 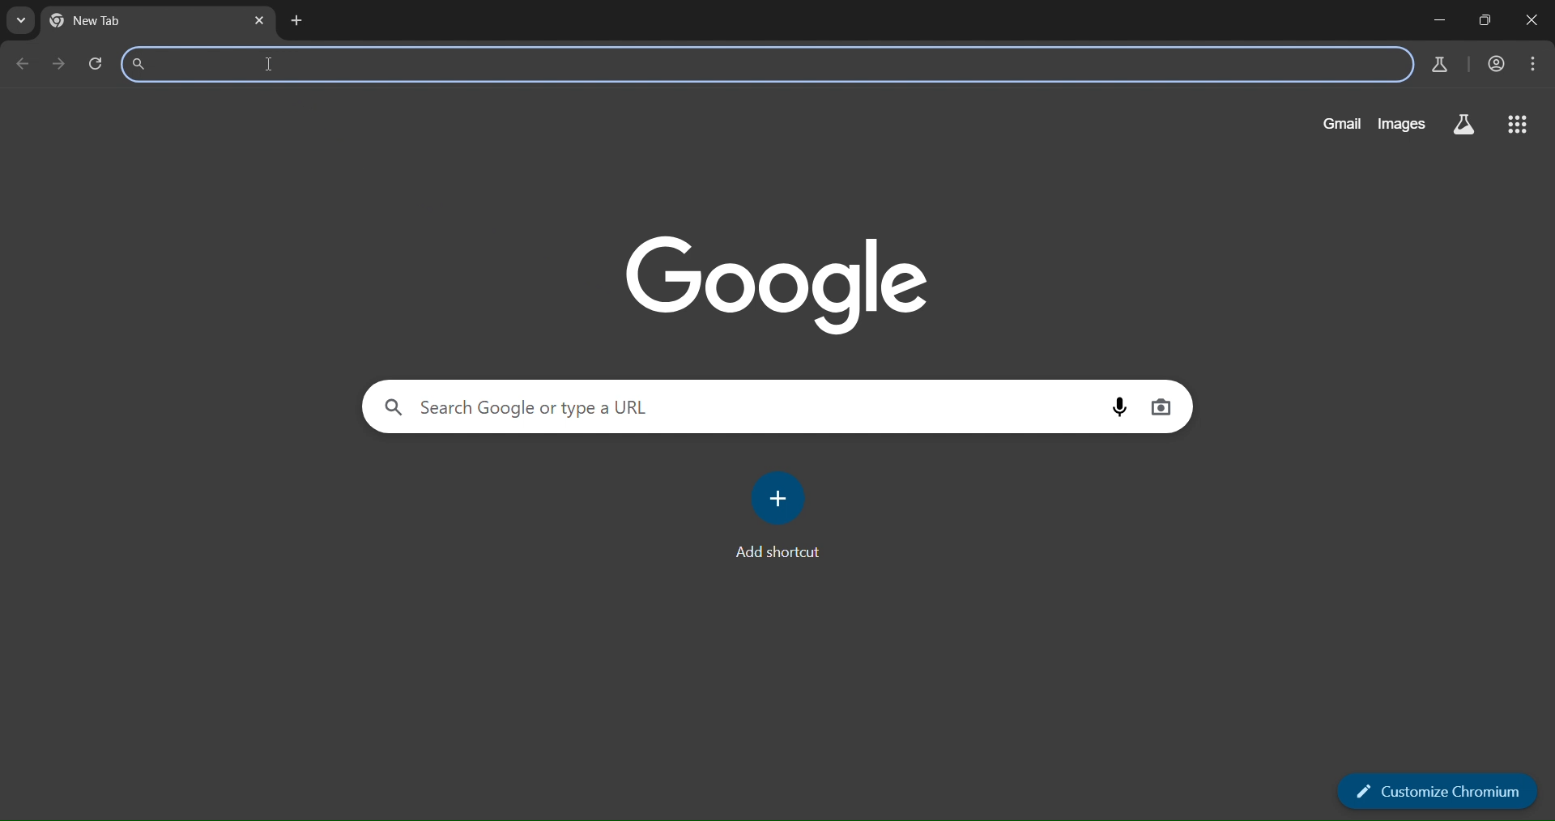 What do you see at coordinates (1536, 64) in the screenshot?
I see `menu` at bounding box center [1536, 64].